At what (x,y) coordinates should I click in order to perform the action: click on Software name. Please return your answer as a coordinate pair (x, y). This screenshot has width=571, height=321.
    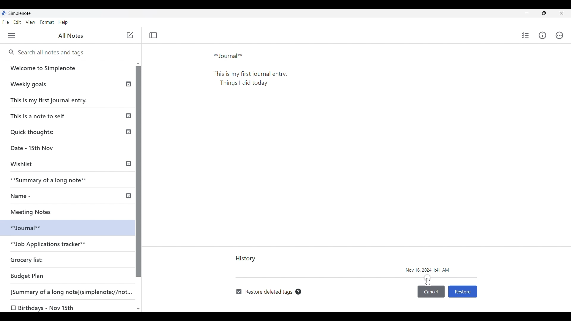
    Looking at the image, I should click on (20, 13).